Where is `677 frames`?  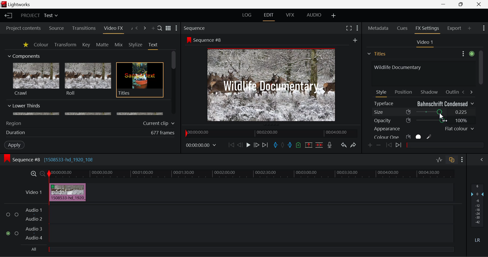
677 frames is located at coordinates (163, 133).